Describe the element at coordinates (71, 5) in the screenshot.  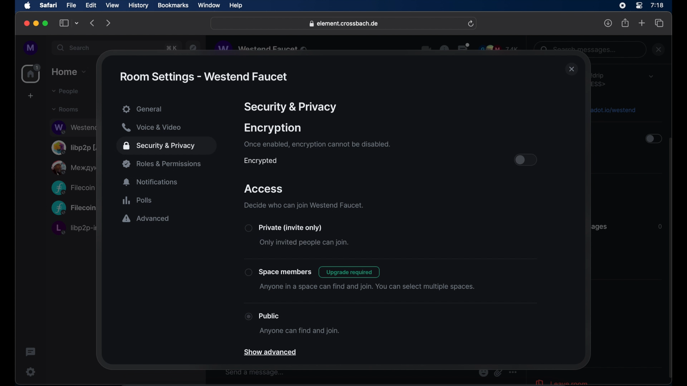
I see `file` at that location.